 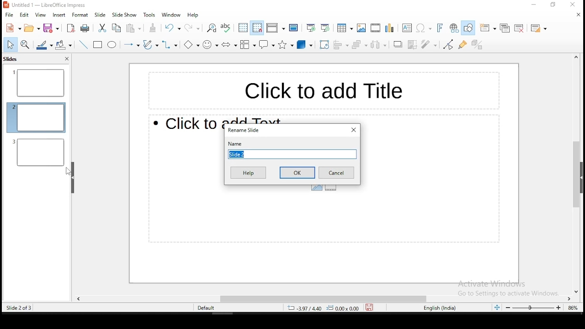 I want to click on tools, so click(x=149, y=15).